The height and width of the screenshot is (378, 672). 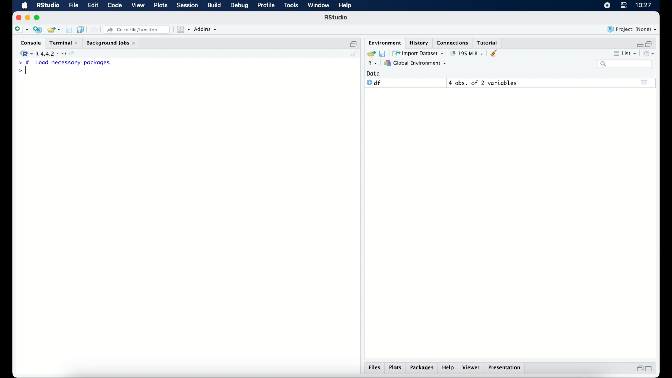 What do you see at coordinates (415, 63) in the screenshot?
I see `global environment` at bounding box center [415, 63].